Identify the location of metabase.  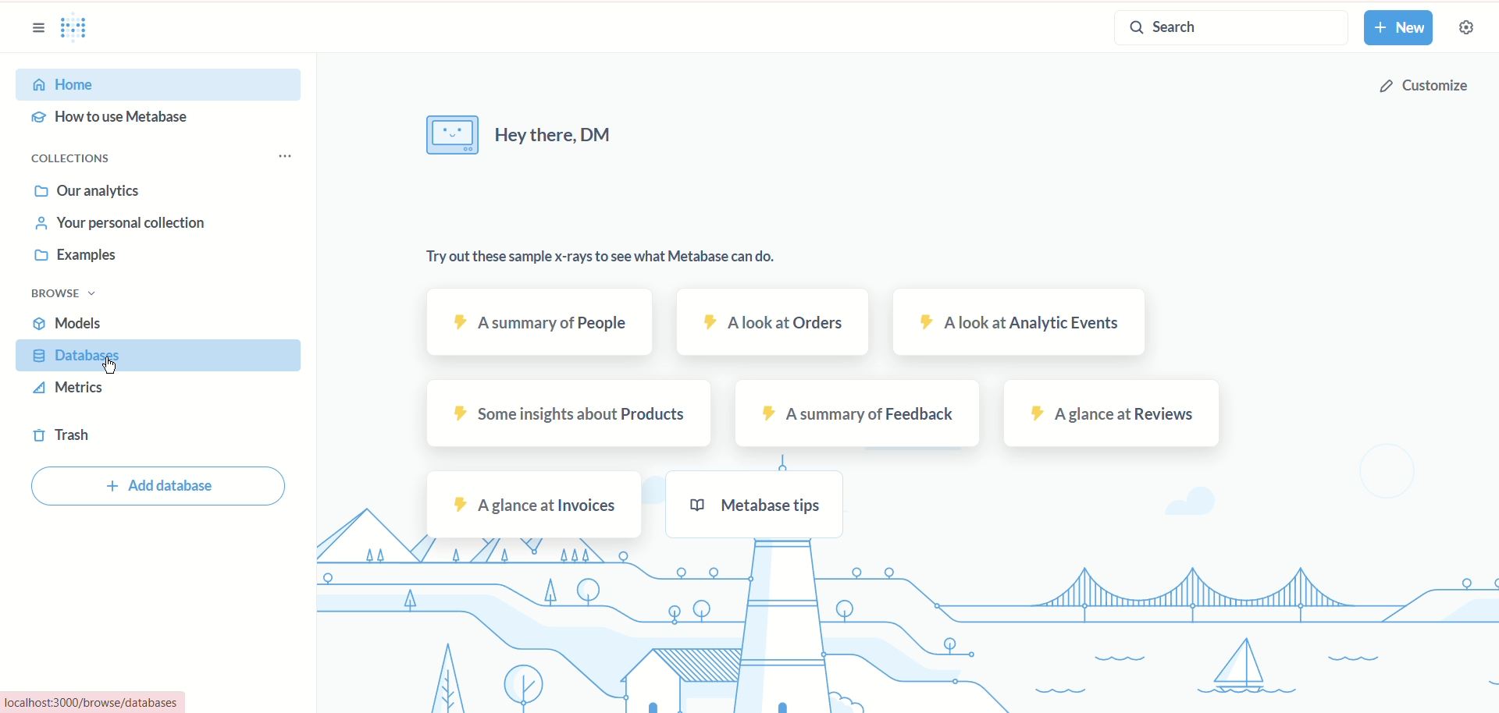
(77, 30).